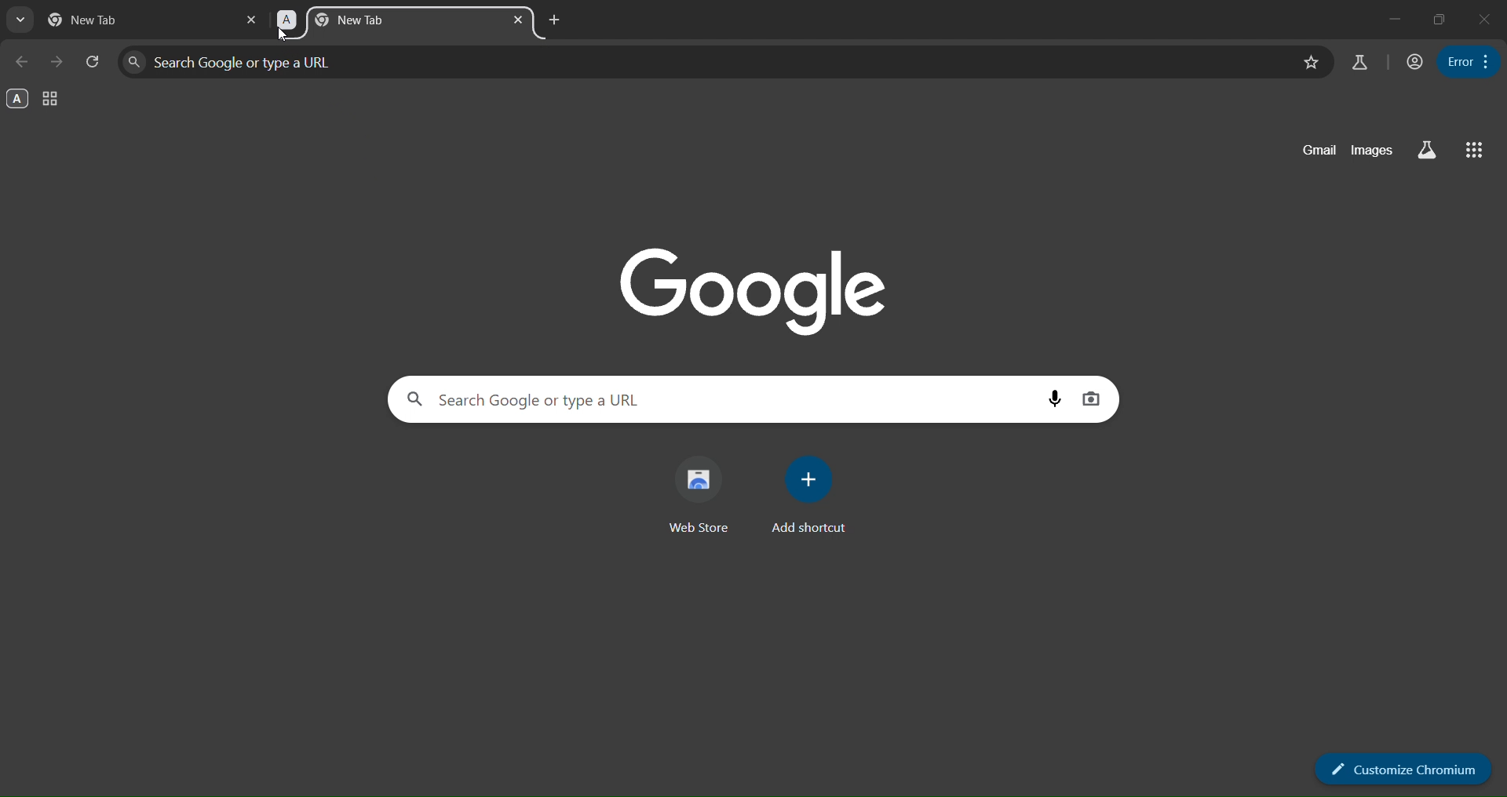  I want to click on go back one page, so click(24, 62).